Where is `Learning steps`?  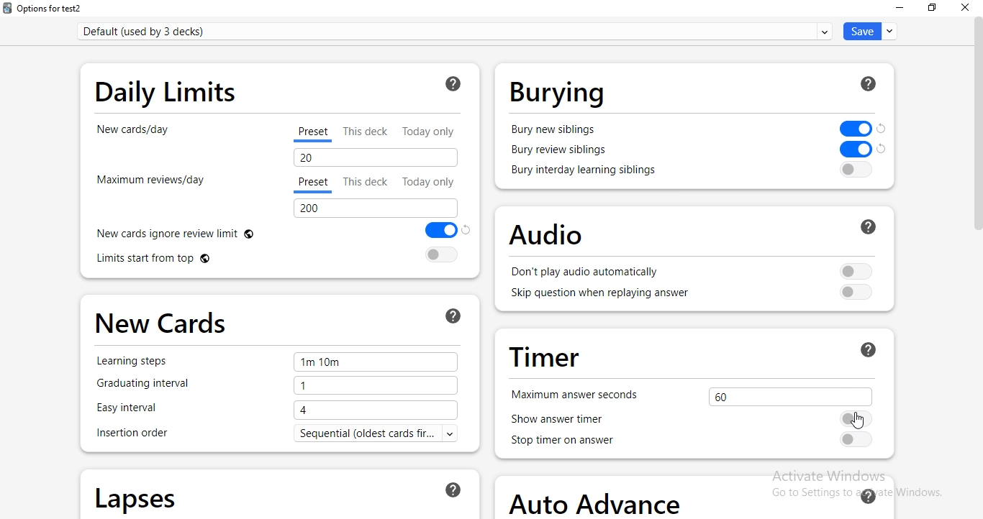 Learning steps is located at coordinates (131, 362).